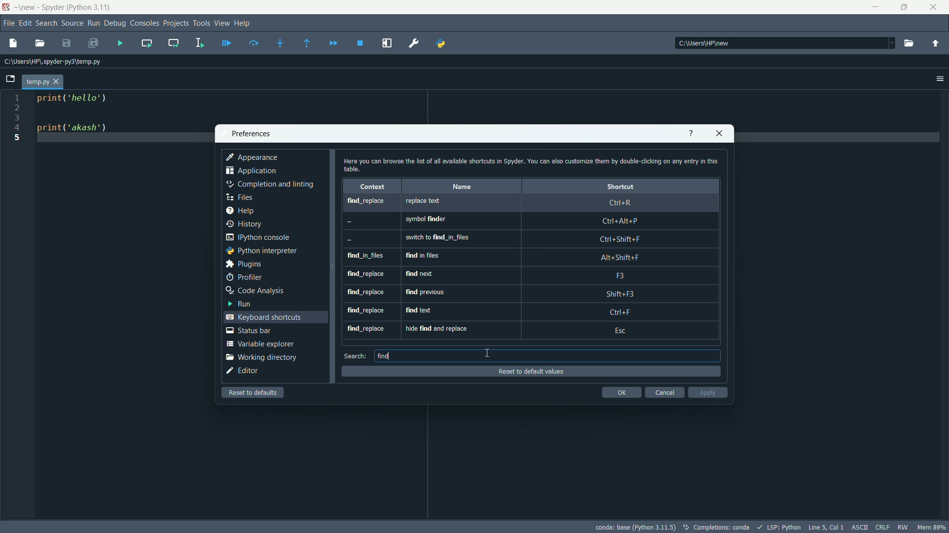 This screenshot has width=949, height=533. I want to click on print( ‘akash'), so click(75, 129).